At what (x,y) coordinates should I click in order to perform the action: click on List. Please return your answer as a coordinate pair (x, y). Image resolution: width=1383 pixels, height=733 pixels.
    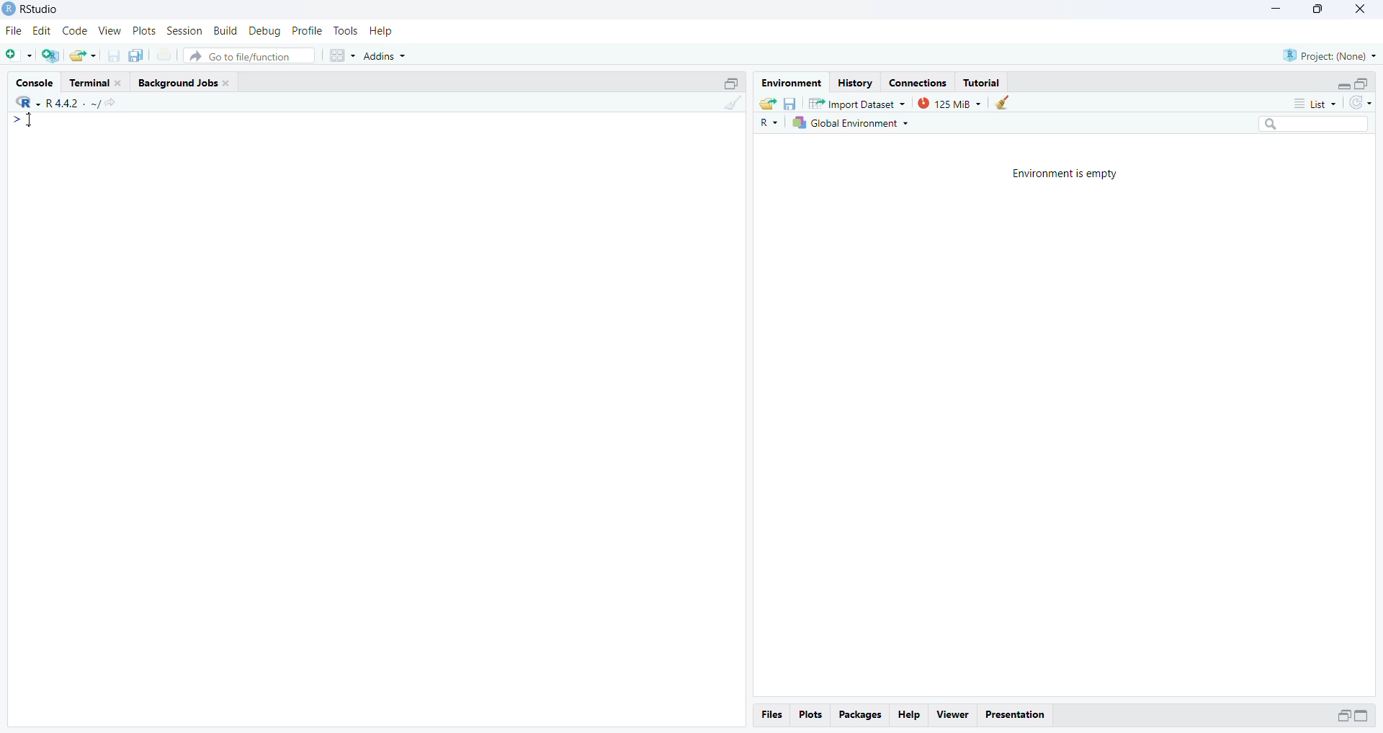
    Looking at the image, I should click on (1315, 102).